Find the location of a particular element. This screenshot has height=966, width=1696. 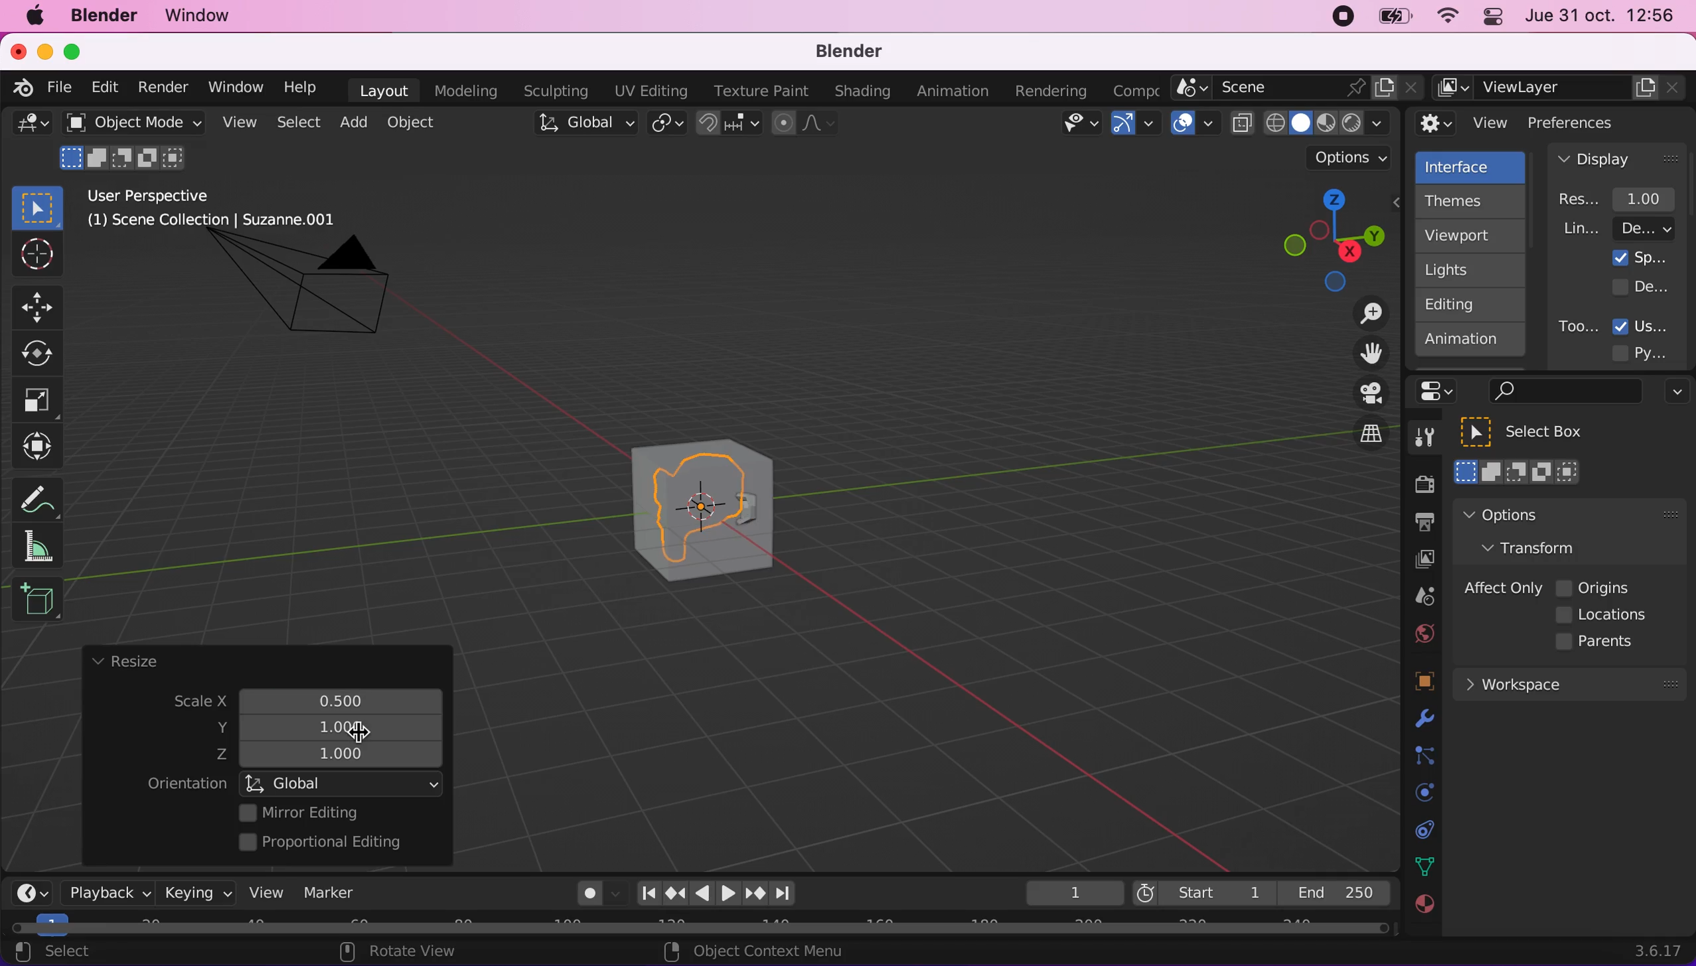

view layer is located at coordinates (1417, 561).